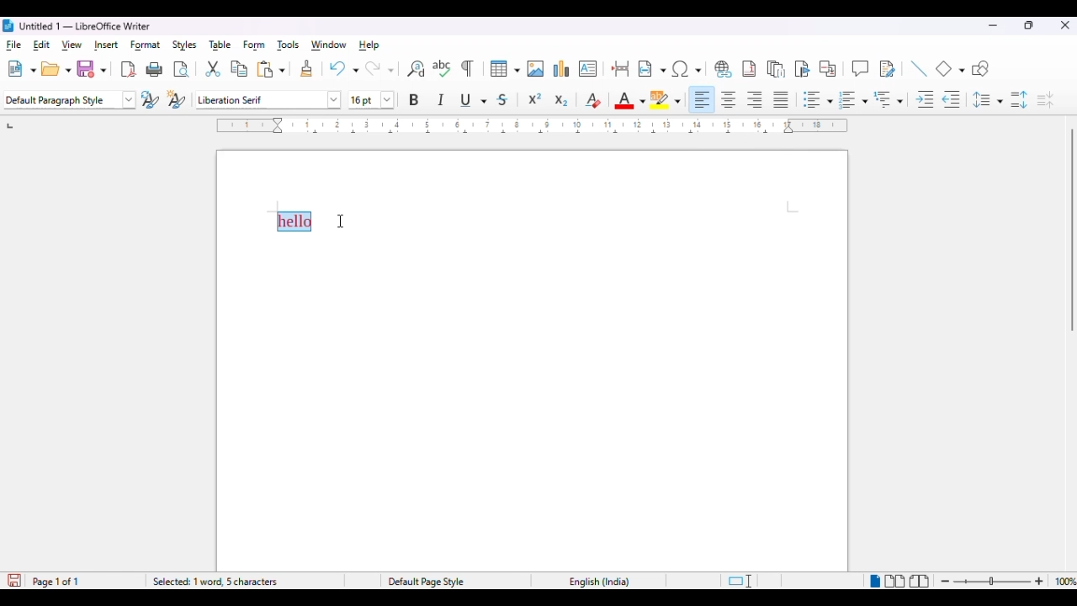 The image size is (1077, 606). What do you see at coordinates (182, 71) in the screenshot?
I see `toggle print preview` at bounding box center [182, 71].